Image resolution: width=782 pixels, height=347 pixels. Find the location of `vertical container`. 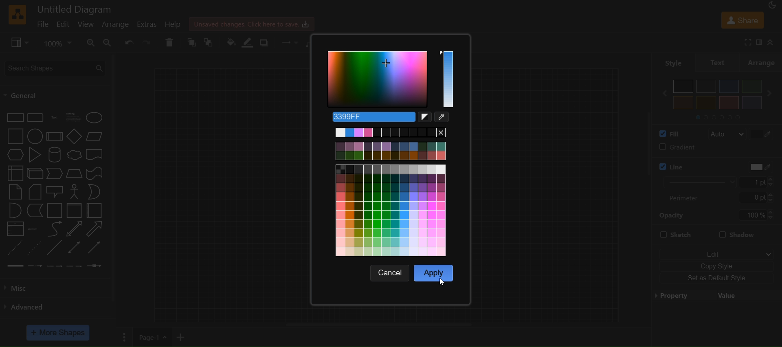

vertical container is located at coordinates (74, 211).